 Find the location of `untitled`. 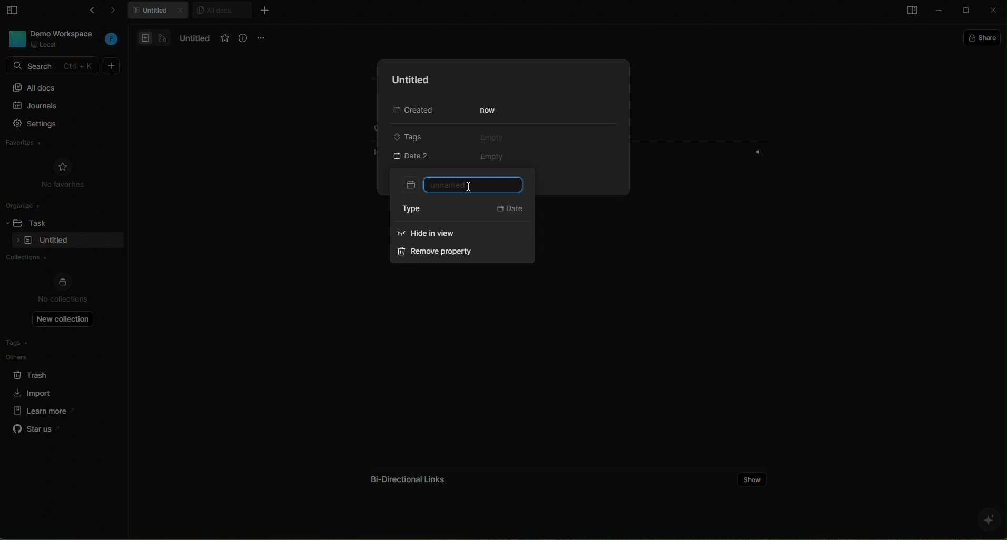

untitled is located at coordinates (408, 80).